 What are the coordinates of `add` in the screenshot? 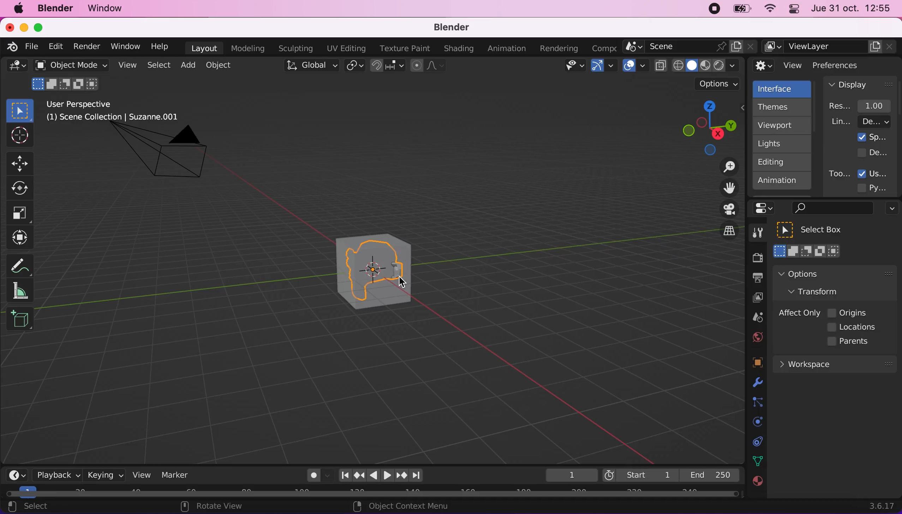 It's located at (187, 65).